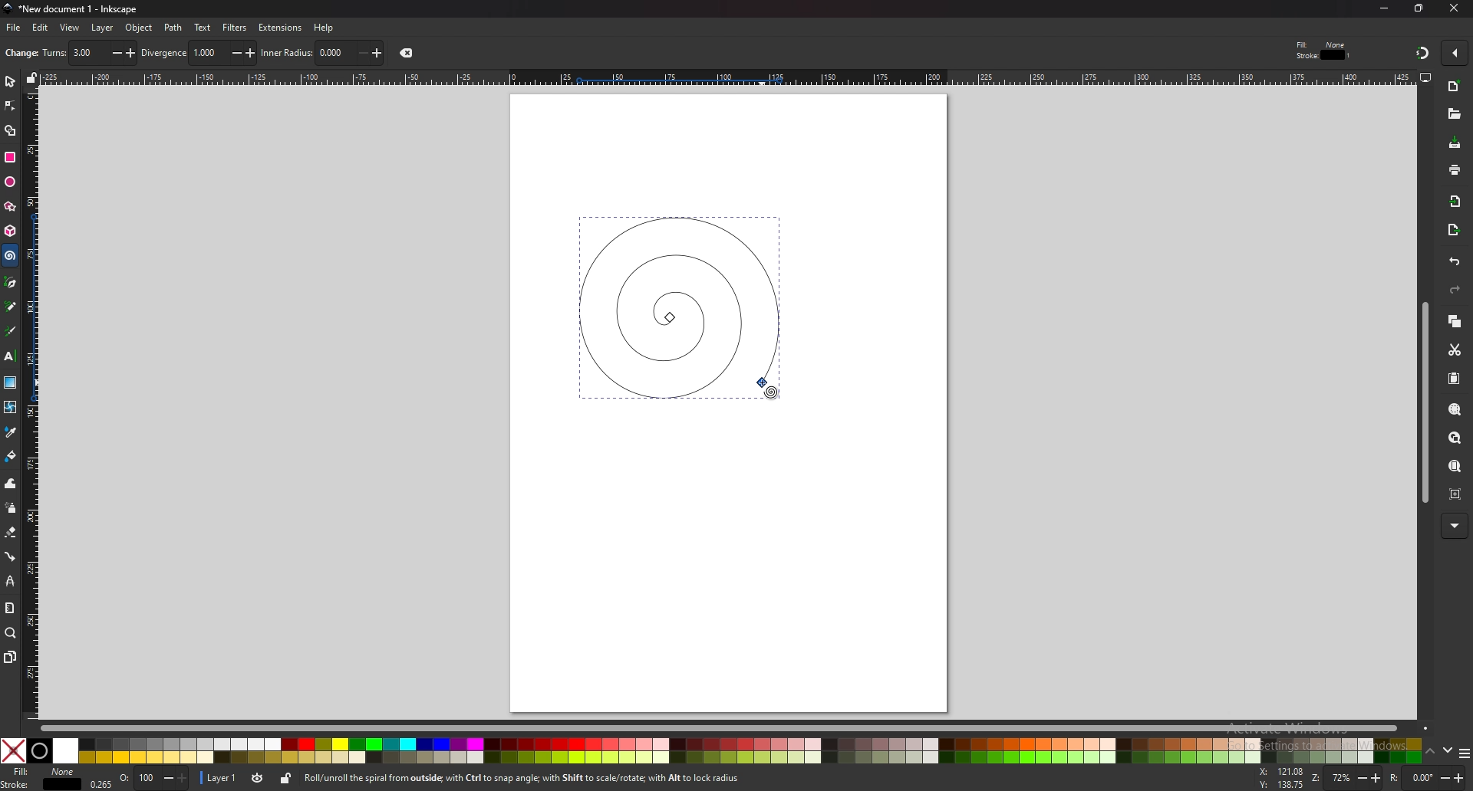  What do you see at coordinates (1452, 230) in the screenshot?
I see `export` at bounding box center [1452, 230].